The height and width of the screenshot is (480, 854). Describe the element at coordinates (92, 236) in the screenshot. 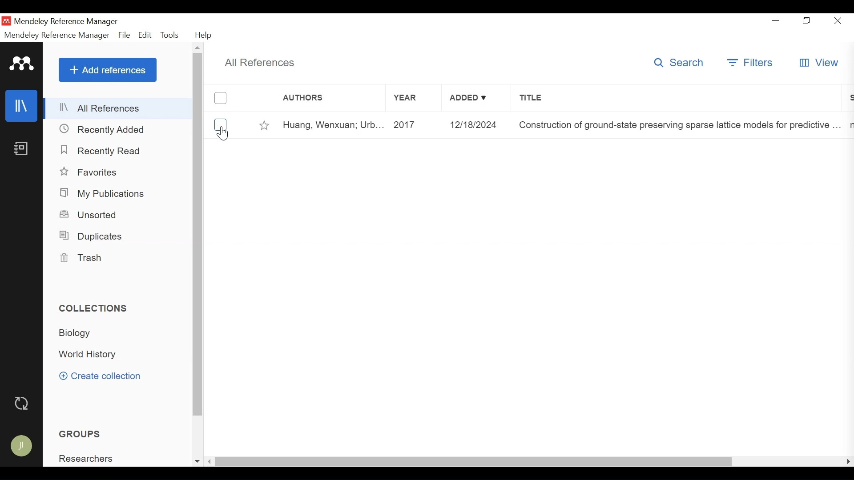

I see `Duplicates` at that location.